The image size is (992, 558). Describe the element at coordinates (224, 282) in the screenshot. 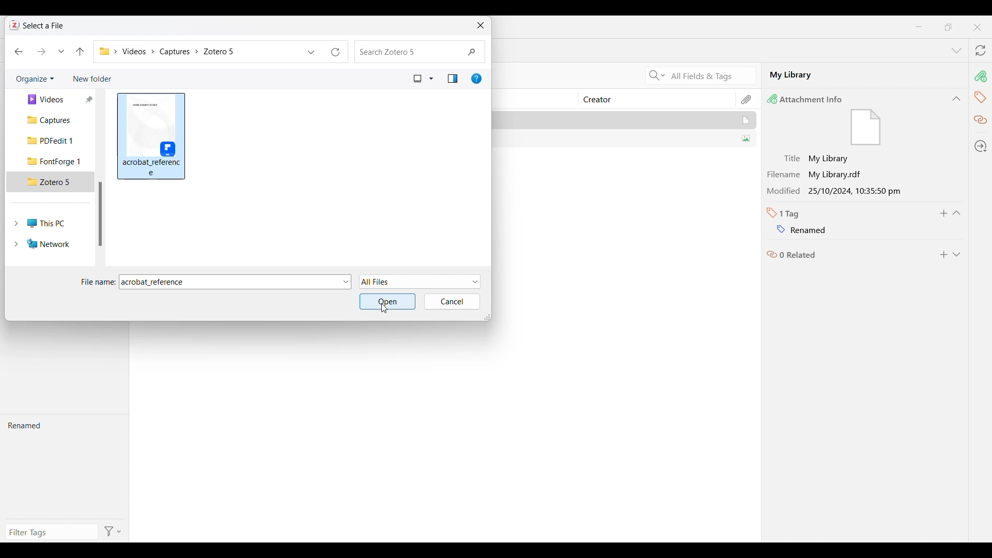

I see `File name changed to selected file` at that location.